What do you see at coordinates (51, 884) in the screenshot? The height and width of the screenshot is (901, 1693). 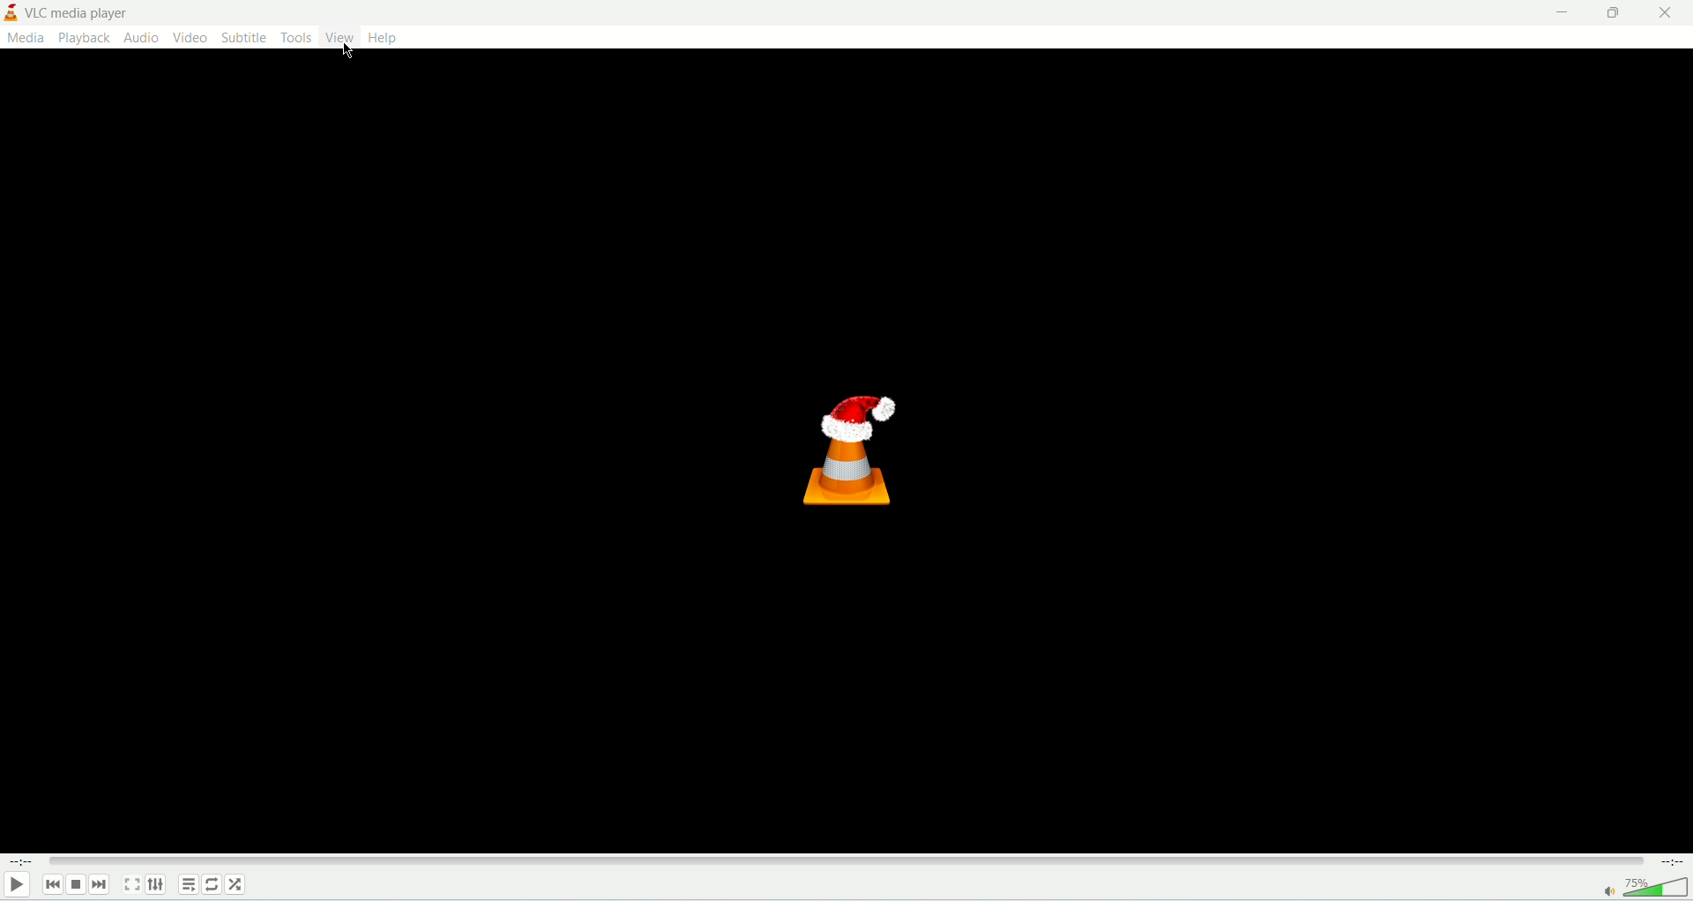 I see `Previous` at bounding box center [51, 884].